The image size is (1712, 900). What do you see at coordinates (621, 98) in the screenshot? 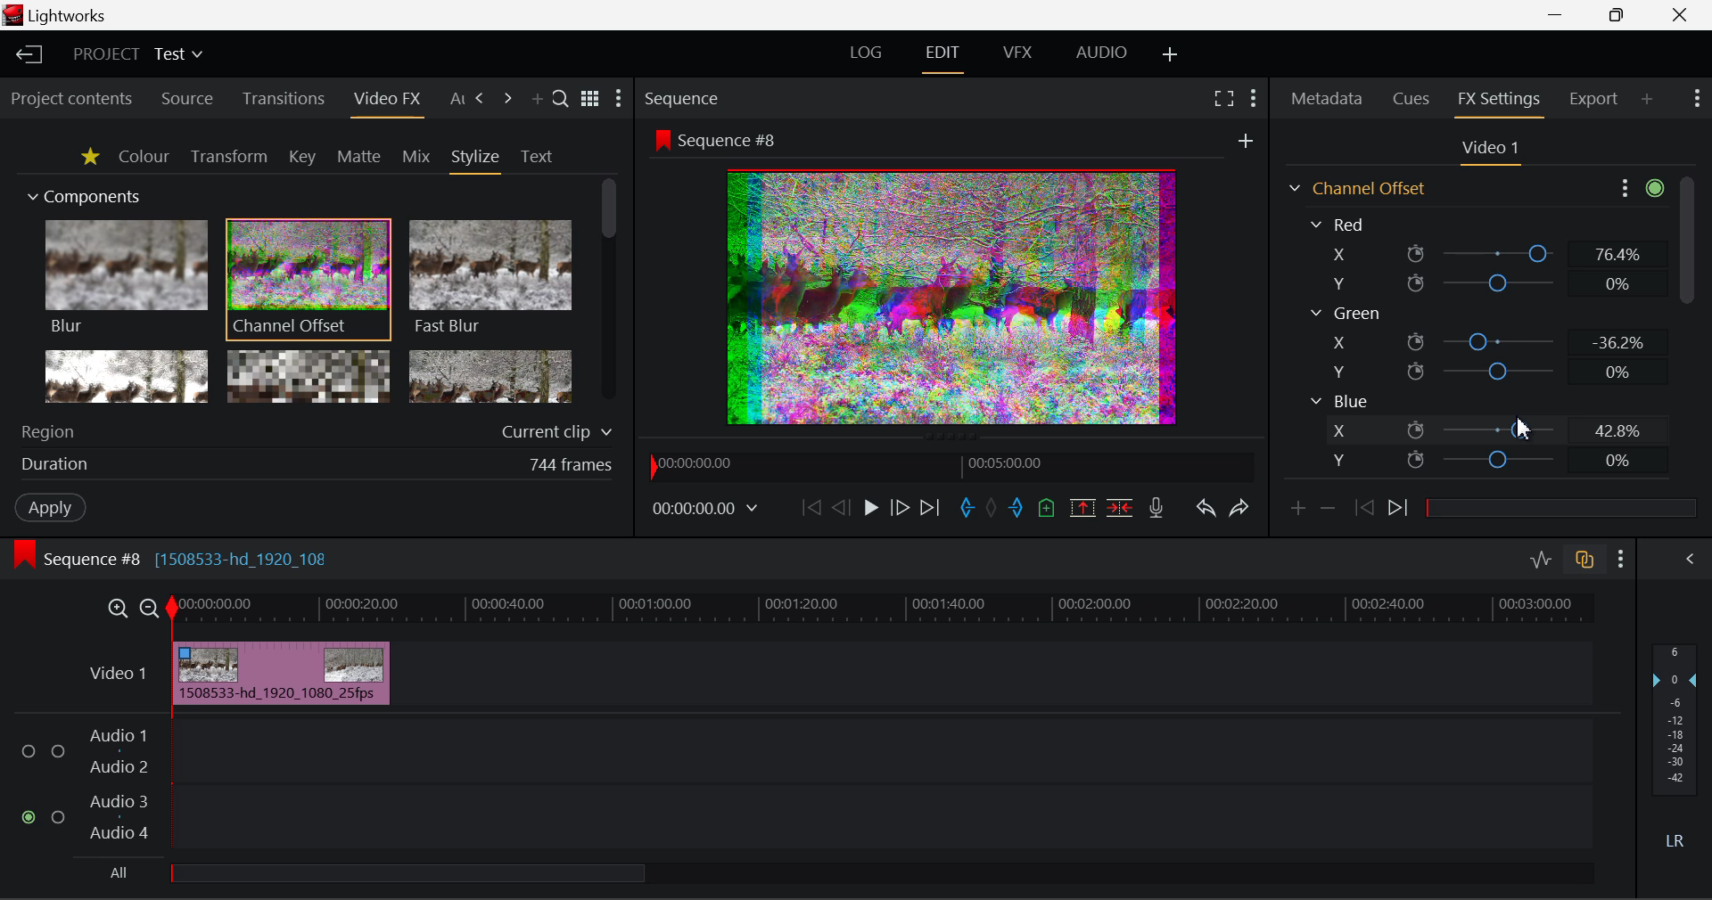
I see `Show Settings` at bounding box center [621, 98].